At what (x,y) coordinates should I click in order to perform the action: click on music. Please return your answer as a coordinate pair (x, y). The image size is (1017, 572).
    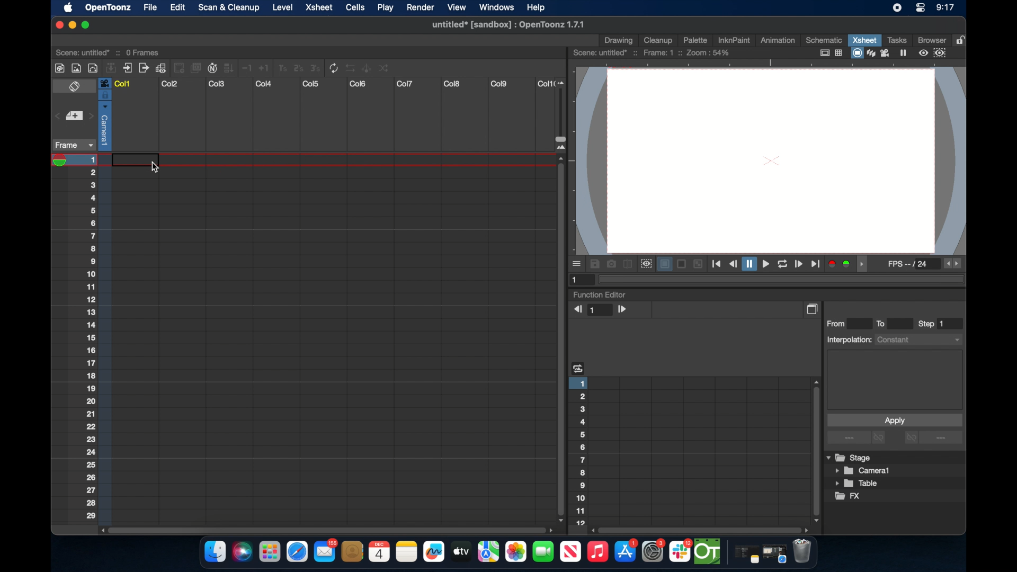
    Looking at the image, I should click on (597, 552).